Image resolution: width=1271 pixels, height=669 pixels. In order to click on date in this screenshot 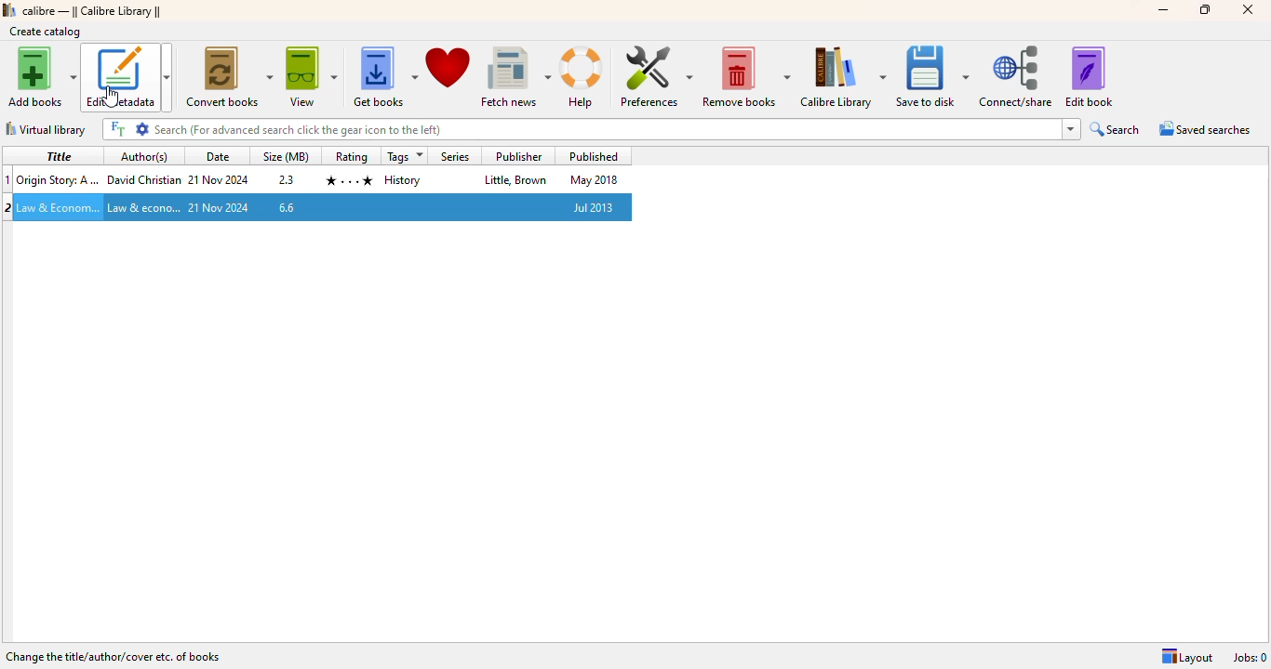, I will do `click(220, 208)`.